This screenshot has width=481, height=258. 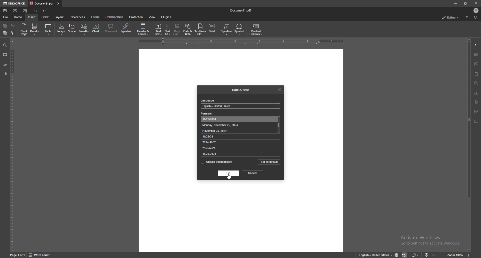 What do you see at coordinates (241, 106) in the screenshot?
I see `language` at bounding box center [241, 106].